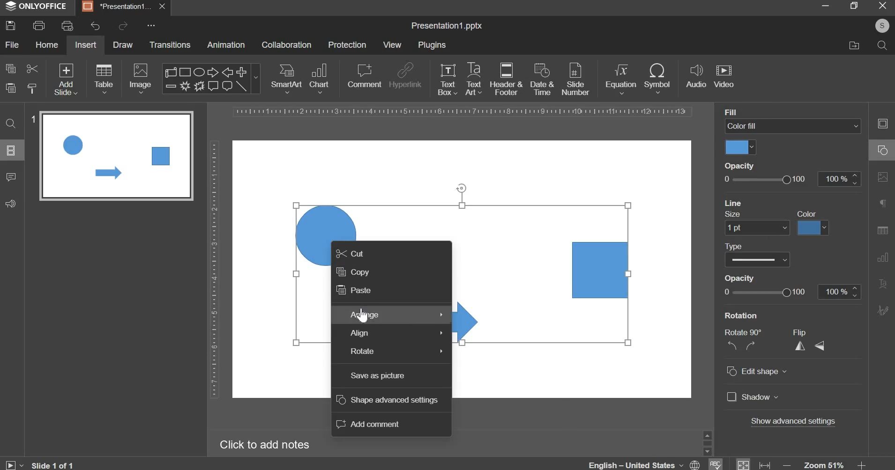  I want to click on smartart, so click(286, 77).